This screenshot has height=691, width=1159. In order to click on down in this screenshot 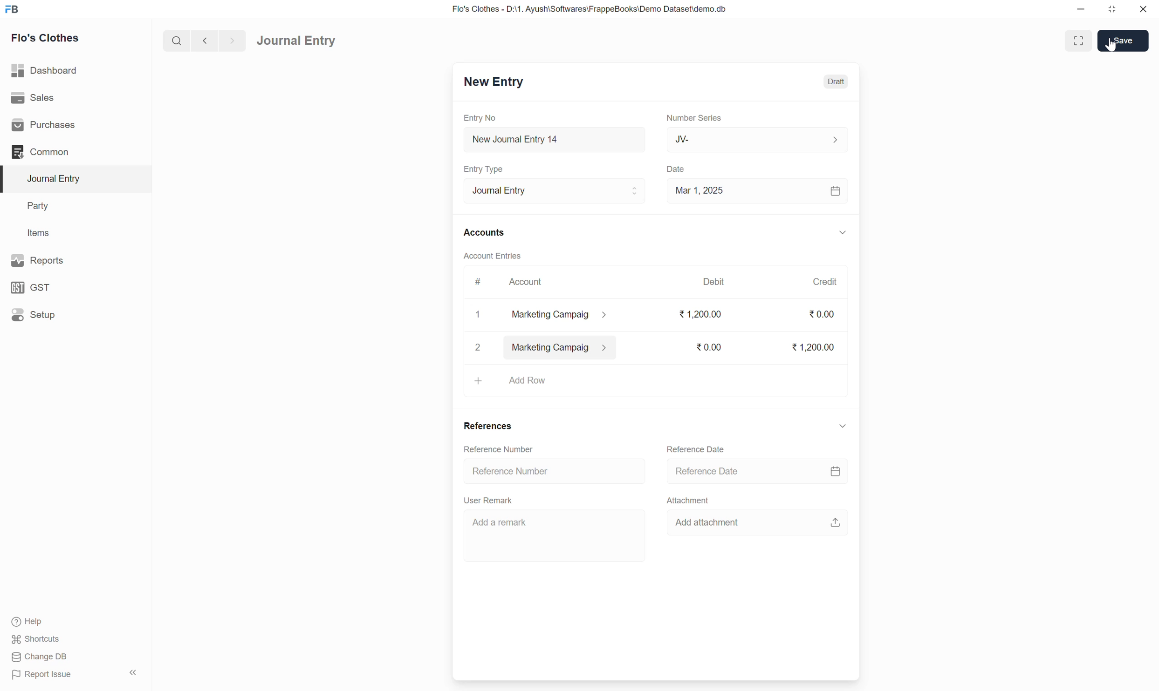, I will do `click(842, 427)`.